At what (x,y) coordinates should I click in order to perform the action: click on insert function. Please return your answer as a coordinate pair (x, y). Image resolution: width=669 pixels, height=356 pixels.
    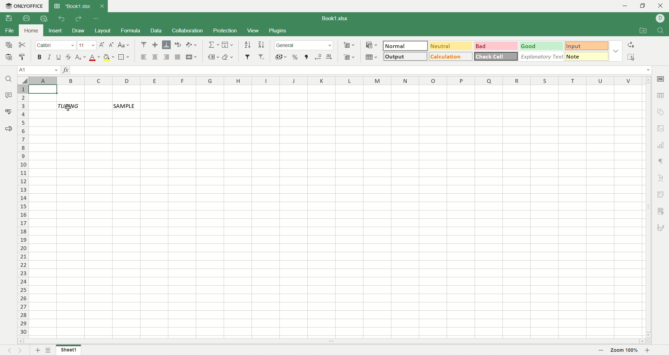
    Looking at the image, I should click on (66, 69).